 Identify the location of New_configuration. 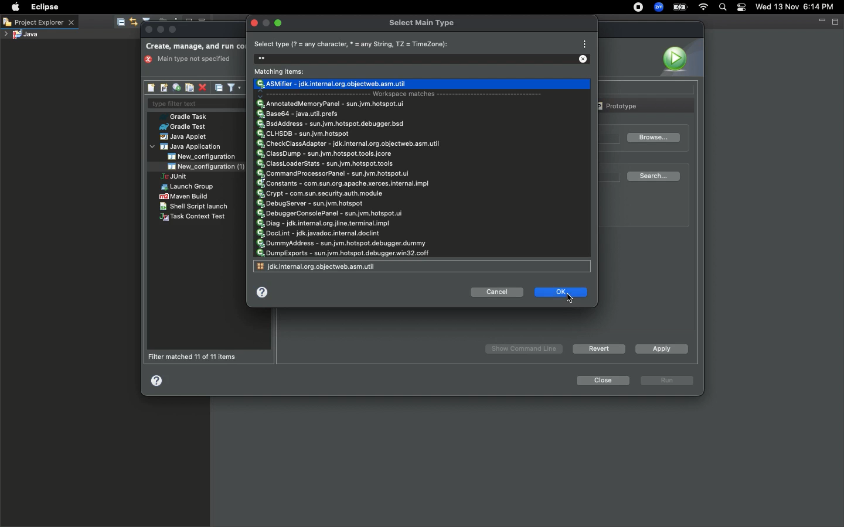
(209, 156).